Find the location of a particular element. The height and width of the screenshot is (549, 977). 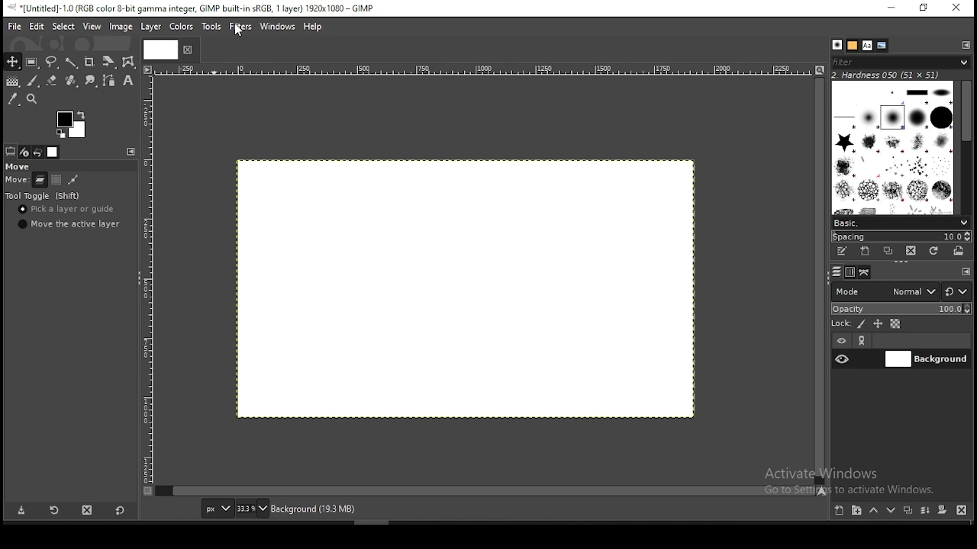

patterns is located at coordinates (853, 46).